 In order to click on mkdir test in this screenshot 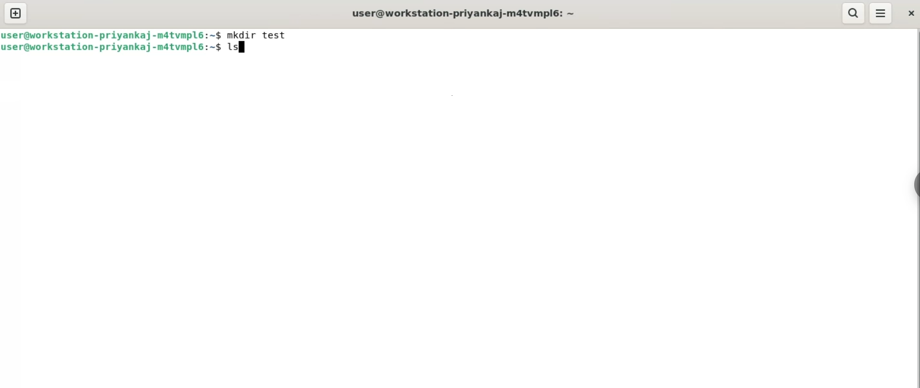, I will do `click(261, 35)`.